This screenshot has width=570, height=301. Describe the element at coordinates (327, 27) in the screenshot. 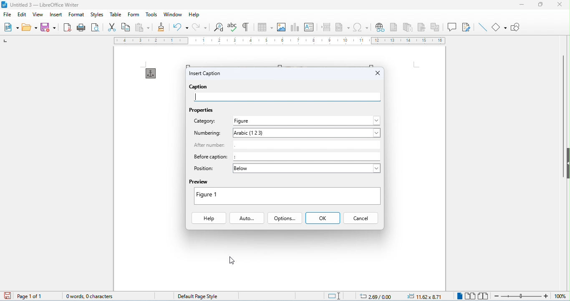

I see `page break` at that location.